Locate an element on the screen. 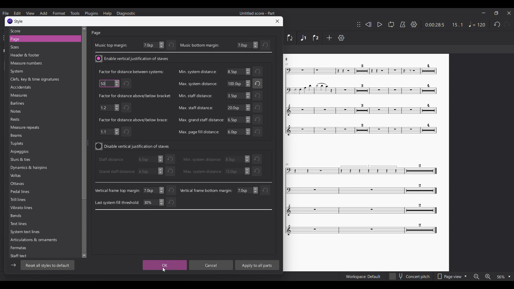 This screenshot has height=289, width=514. Play is located at coordinates (380, 25).